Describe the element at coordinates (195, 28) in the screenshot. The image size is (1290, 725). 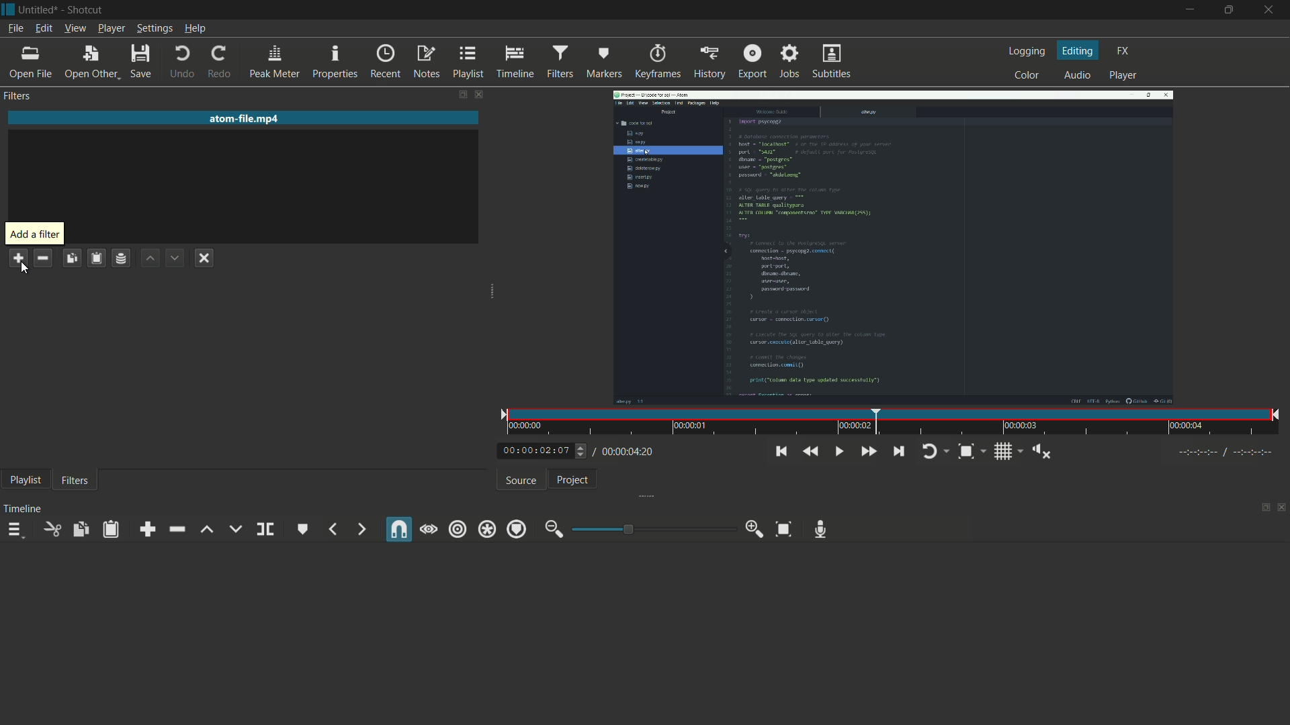
I see `help menu` at that location.